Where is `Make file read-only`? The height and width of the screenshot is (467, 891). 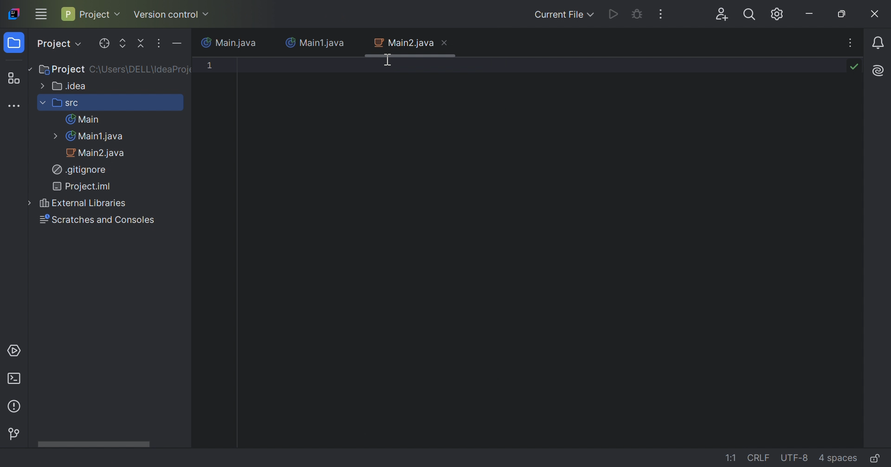 Make file read-only is located at coordinates (874, 460).